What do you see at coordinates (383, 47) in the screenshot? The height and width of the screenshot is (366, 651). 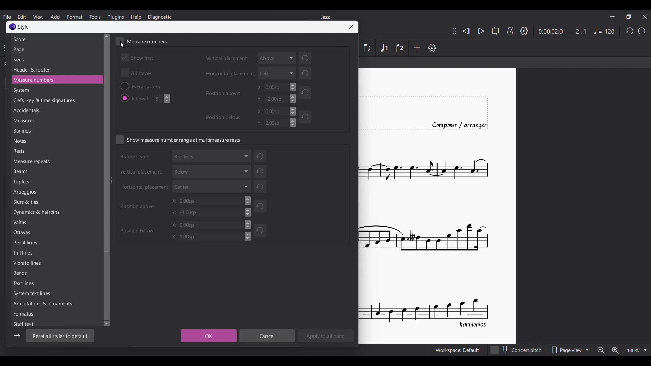 I see `Voice 1` at bounding box center [383, 47].